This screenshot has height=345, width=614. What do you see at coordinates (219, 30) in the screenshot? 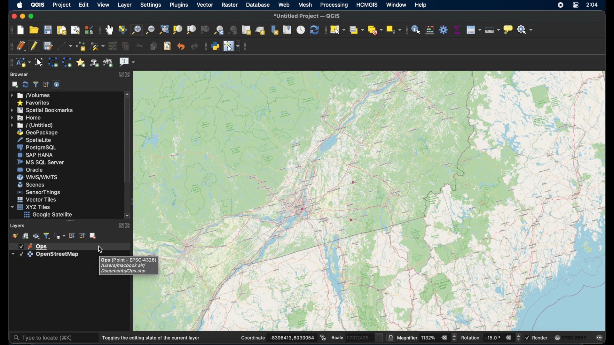
I see `zoom last` at bounding box center [219, 30].